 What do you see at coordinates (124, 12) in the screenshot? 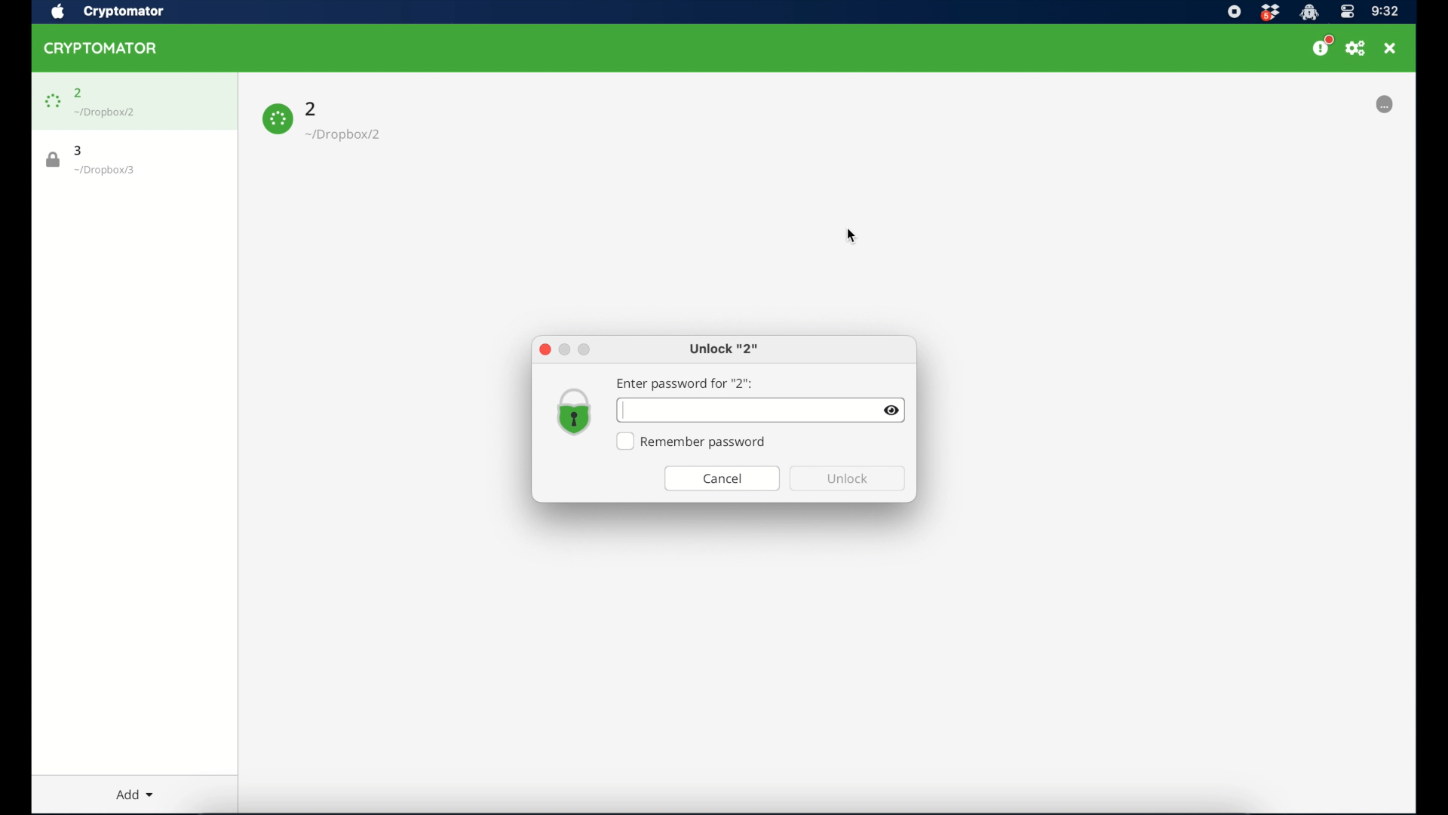
I see `cryptomator` at bounding box center [124, 12].